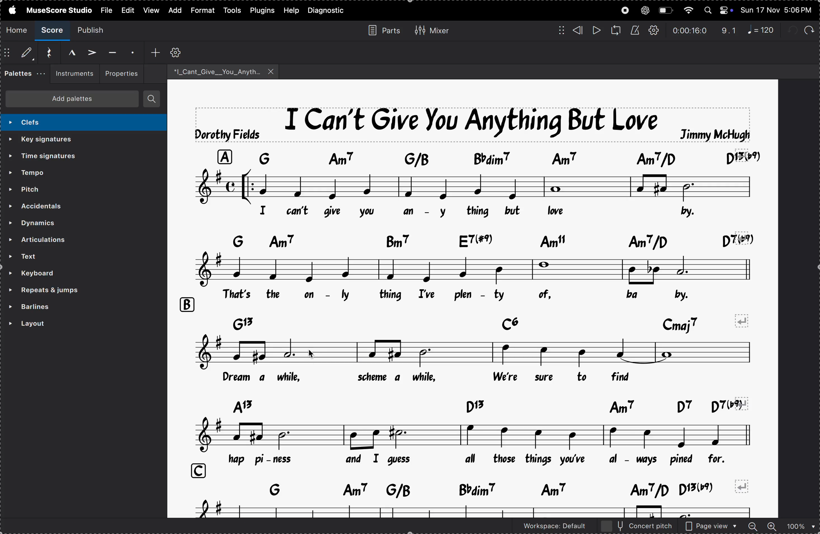 Image resolution: width=820 pixels, height=534 pixels. I want to click on rewind, so click(578, 30).